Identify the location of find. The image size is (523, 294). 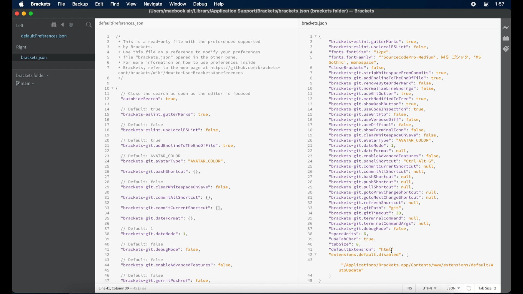
(115, 4).